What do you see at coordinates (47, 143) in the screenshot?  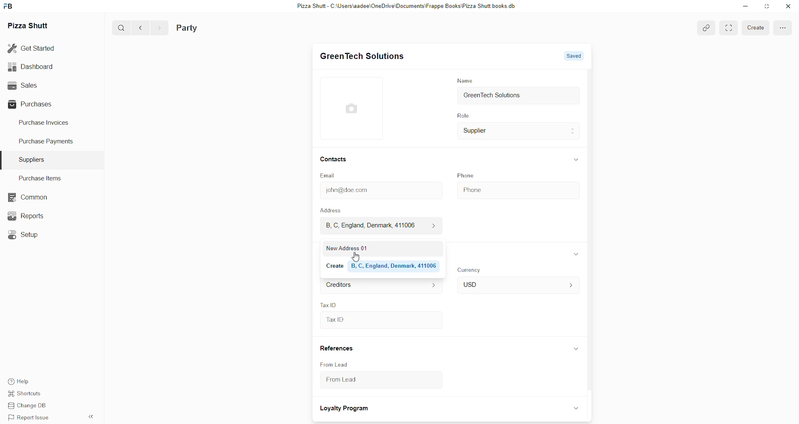 I see `Purchase Payments` at bounding box center [47, 143].